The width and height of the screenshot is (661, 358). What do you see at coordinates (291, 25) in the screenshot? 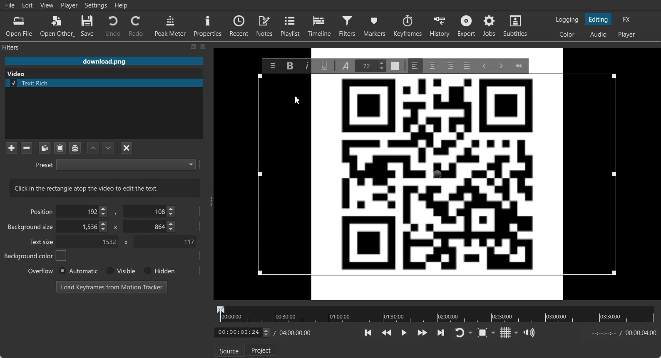
I see `Playlist` at bounding box center [291, 25].